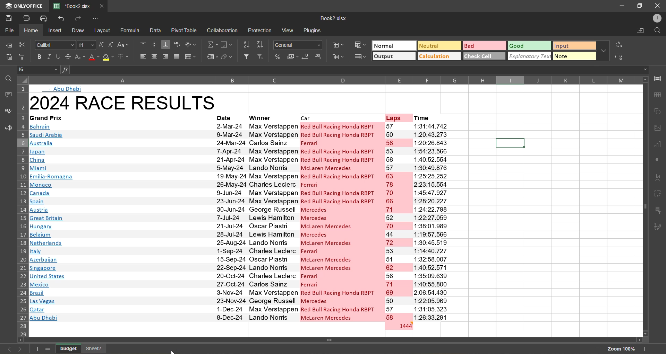 The image size is (666, 354). I want to click on align middle , so click(155, 44).